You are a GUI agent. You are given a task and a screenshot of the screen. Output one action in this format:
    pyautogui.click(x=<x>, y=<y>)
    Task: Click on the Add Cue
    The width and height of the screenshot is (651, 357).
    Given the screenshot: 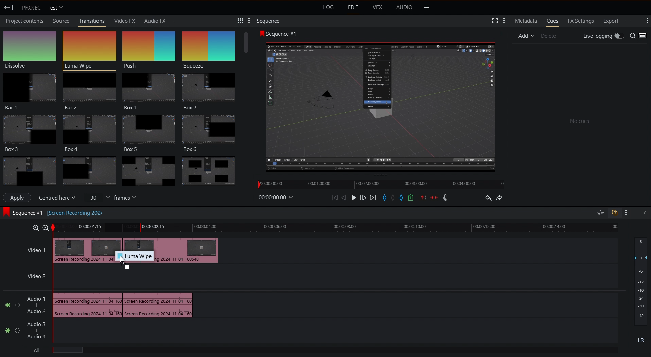 What is the action you would take?
    pyautogui.click(x=410, y=198)
    